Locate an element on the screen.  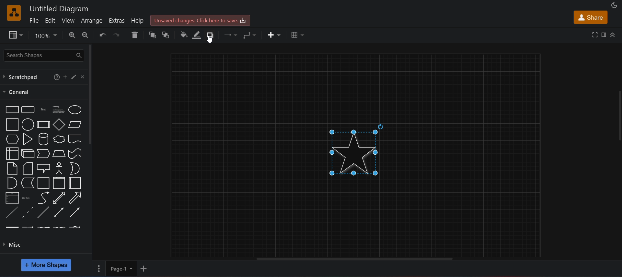
cylinder is located at coordinates (42, 139).